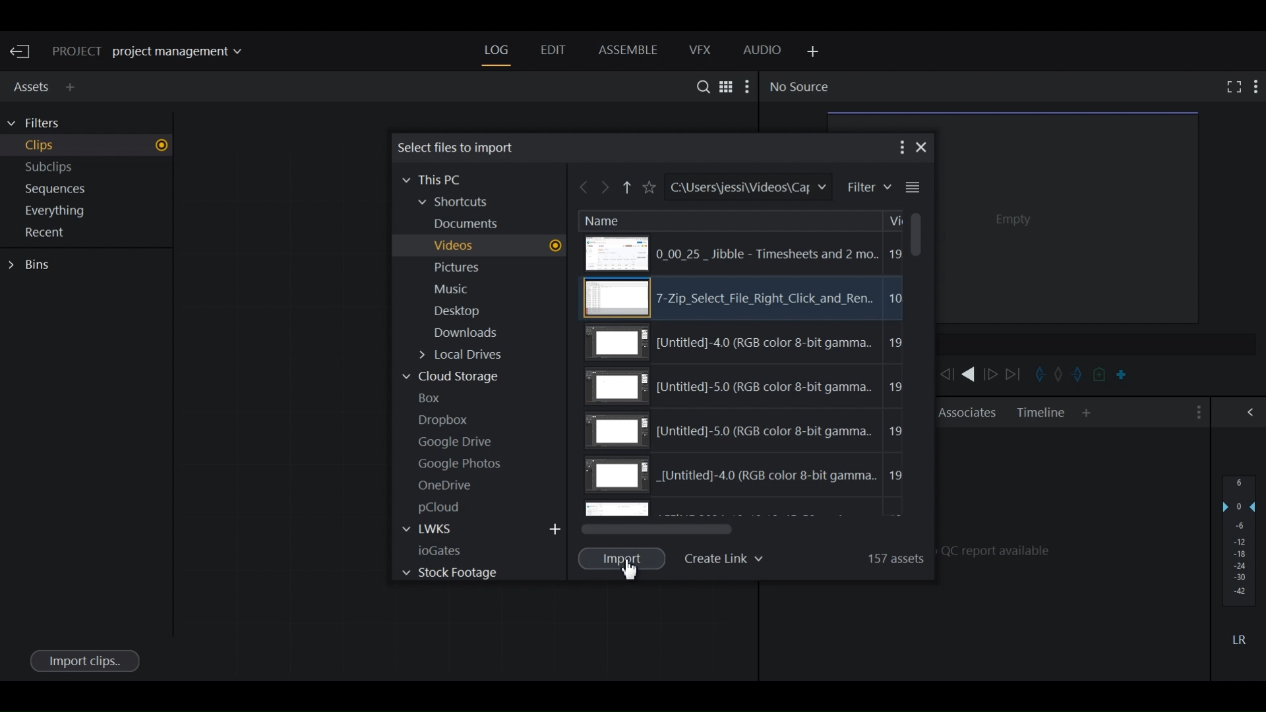  What do you see at coordinates (746, 187) in the screenshot?
I see `File Location` at bounding box center [746, 187].